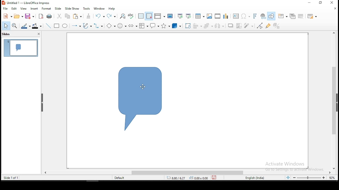 This screenshot has width=339, height=190. I want to click on icon and file name, so click(27, 3).